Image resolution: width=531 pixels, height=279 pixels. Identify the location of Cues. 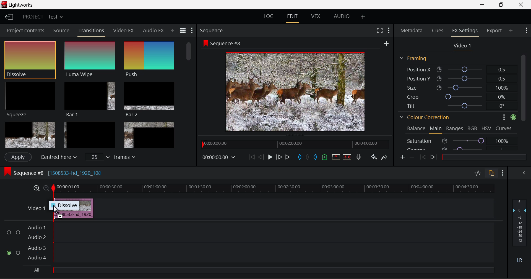
(438, 31).